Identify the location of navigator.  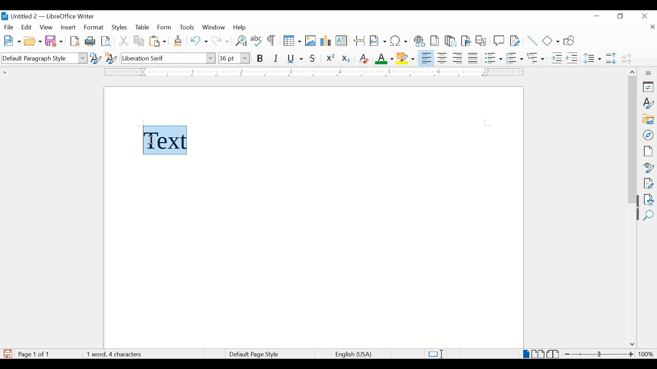
(649, 135).